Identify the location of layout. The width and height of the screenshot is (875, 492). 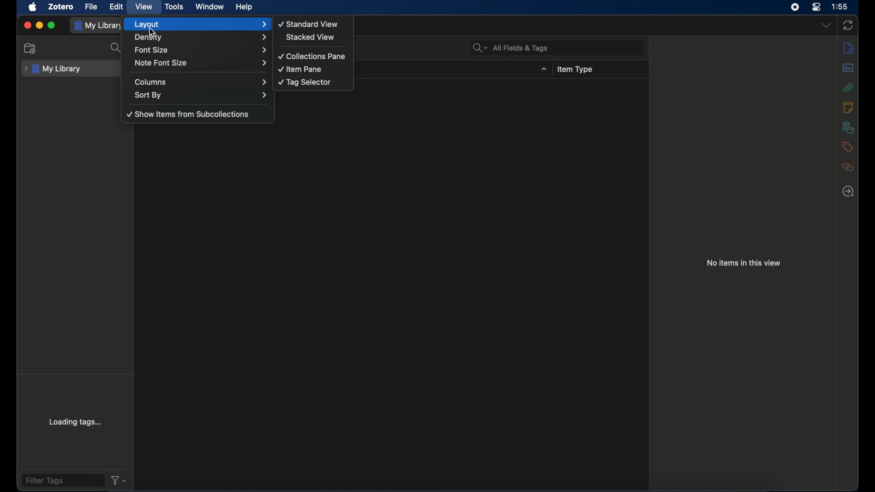
(201, 24).